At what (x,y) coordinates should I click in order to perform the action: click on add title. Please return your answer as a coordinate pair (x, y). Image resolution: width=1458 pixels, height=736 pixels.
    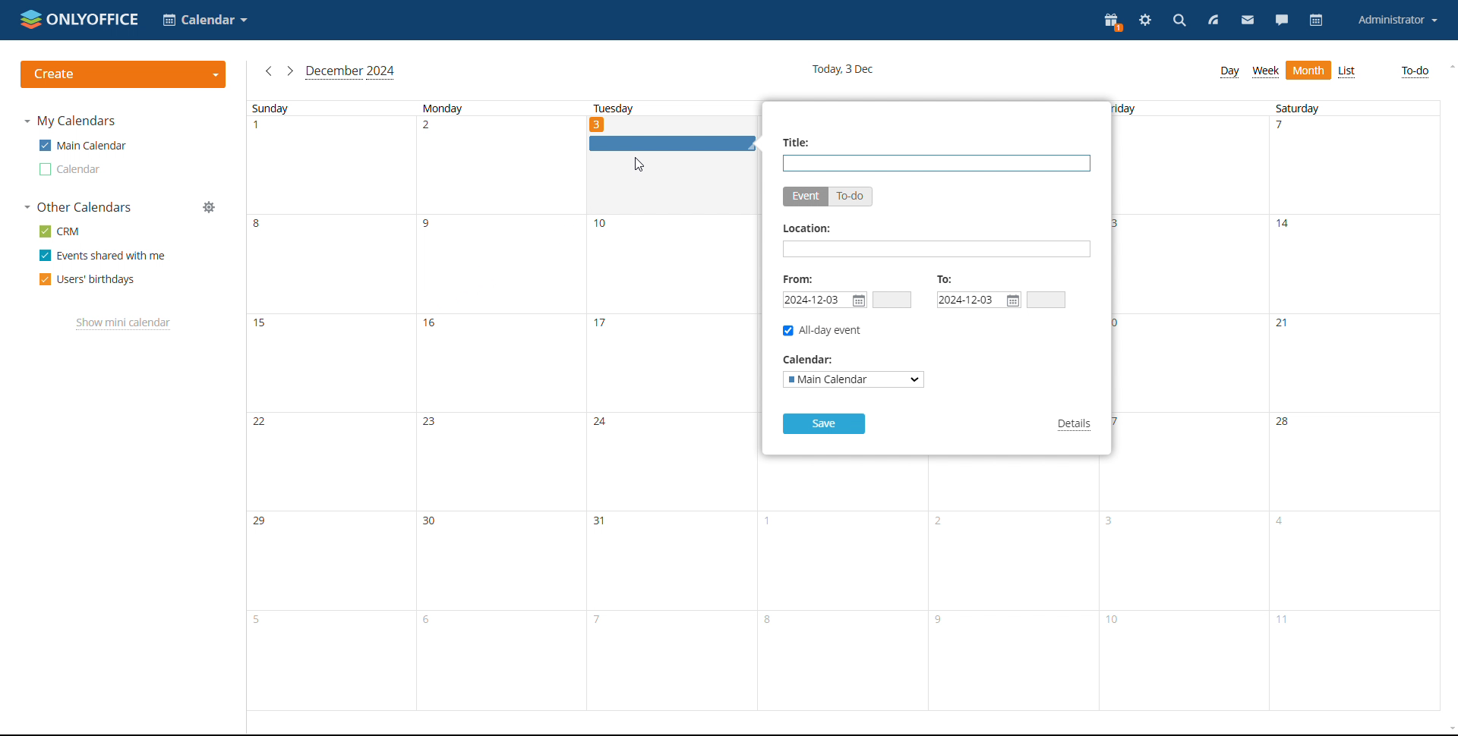
    Looking at the image, I should click on (937, 163).